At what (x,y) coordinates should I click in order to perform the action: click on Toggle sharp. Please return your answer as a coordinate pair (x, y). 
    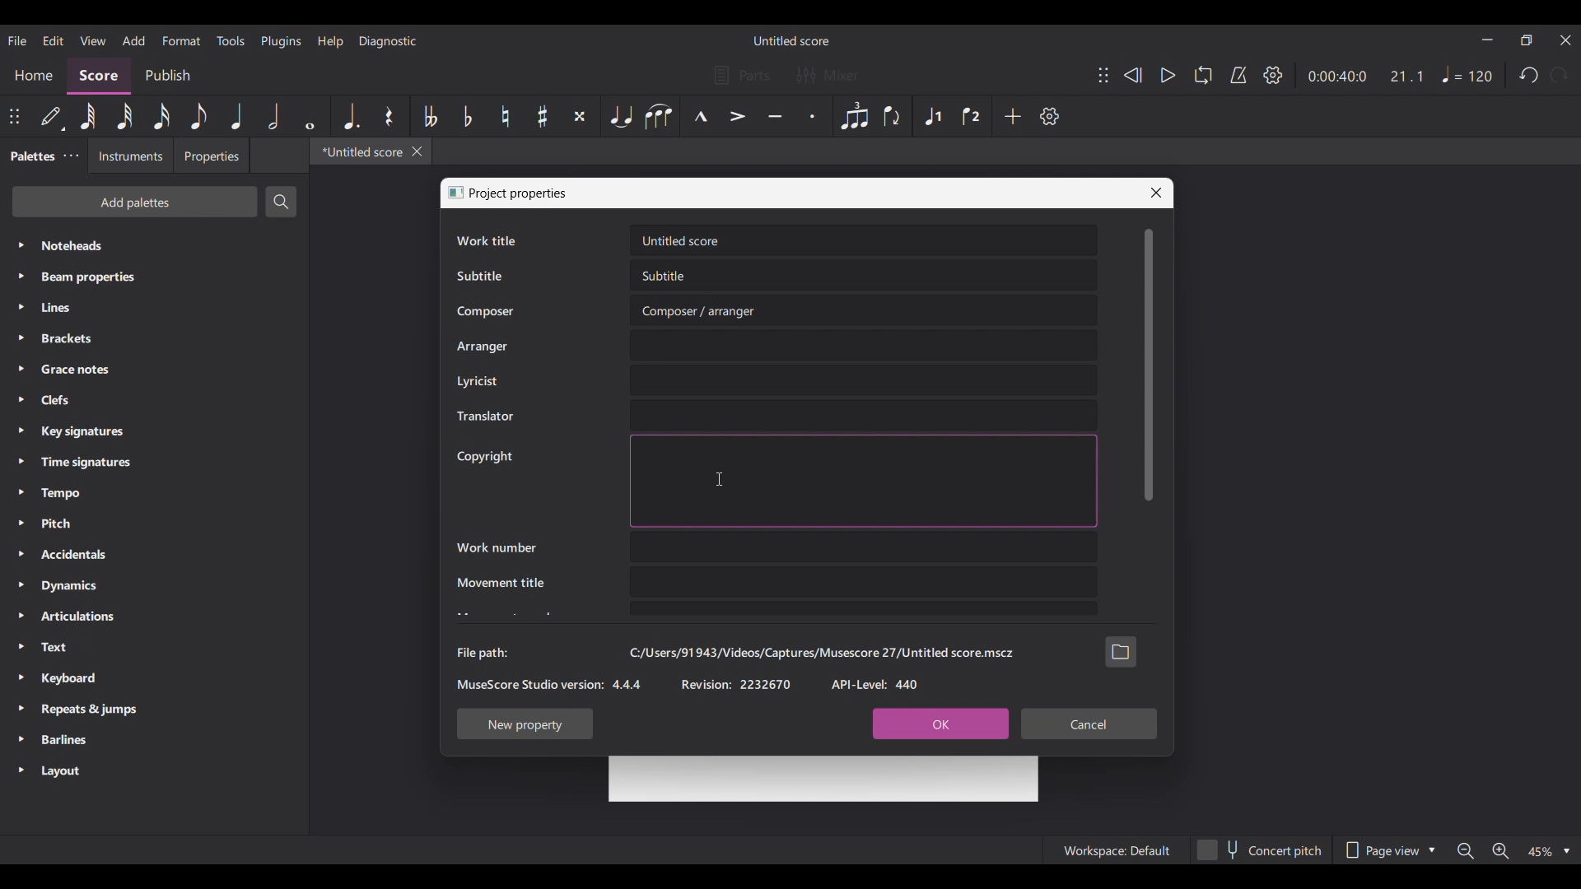
    Looking at the image, I should click on (543, 116).